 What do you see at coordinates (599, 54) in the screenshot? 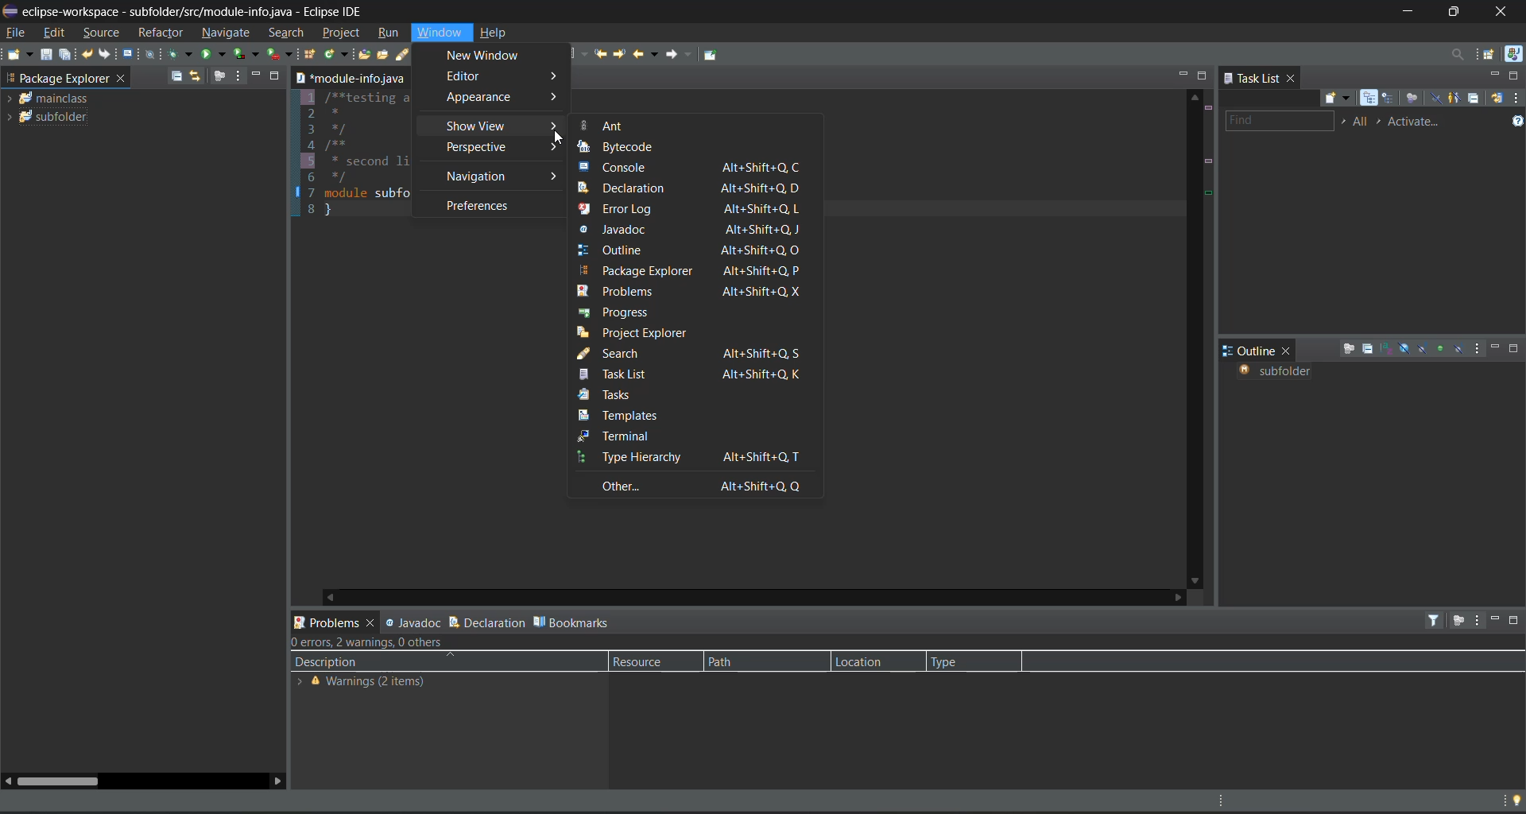
I see `previous edit location` at bounding box center [599, 54].